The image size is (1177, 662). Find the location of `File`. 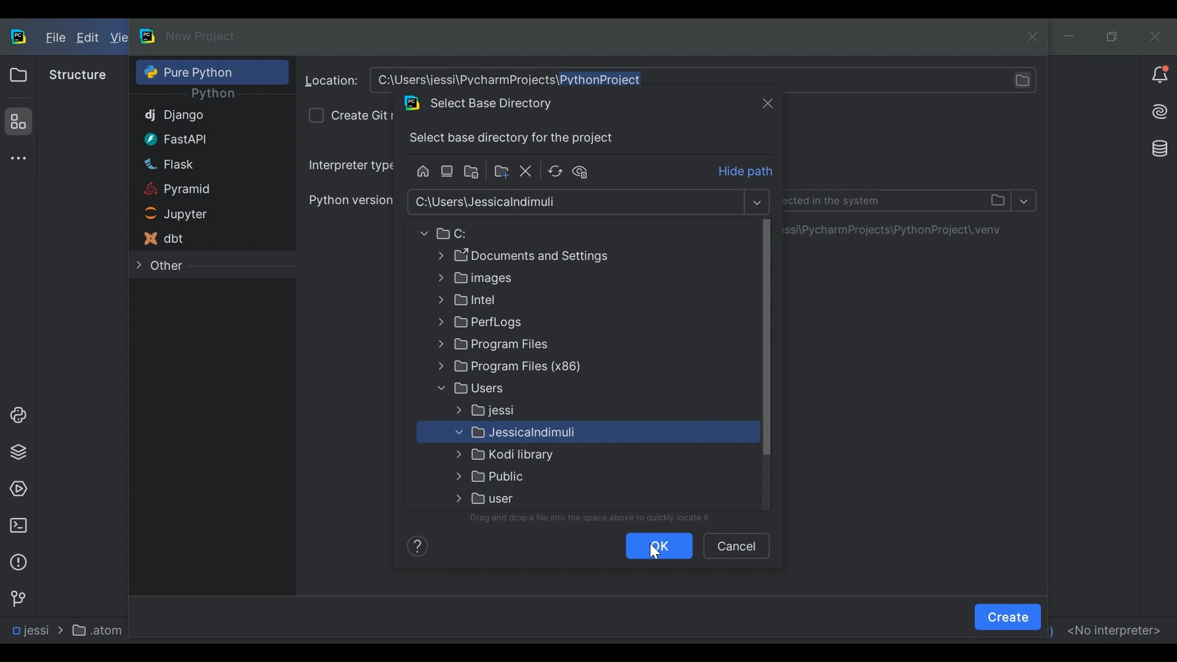

File is located at coordinates (54, 39).